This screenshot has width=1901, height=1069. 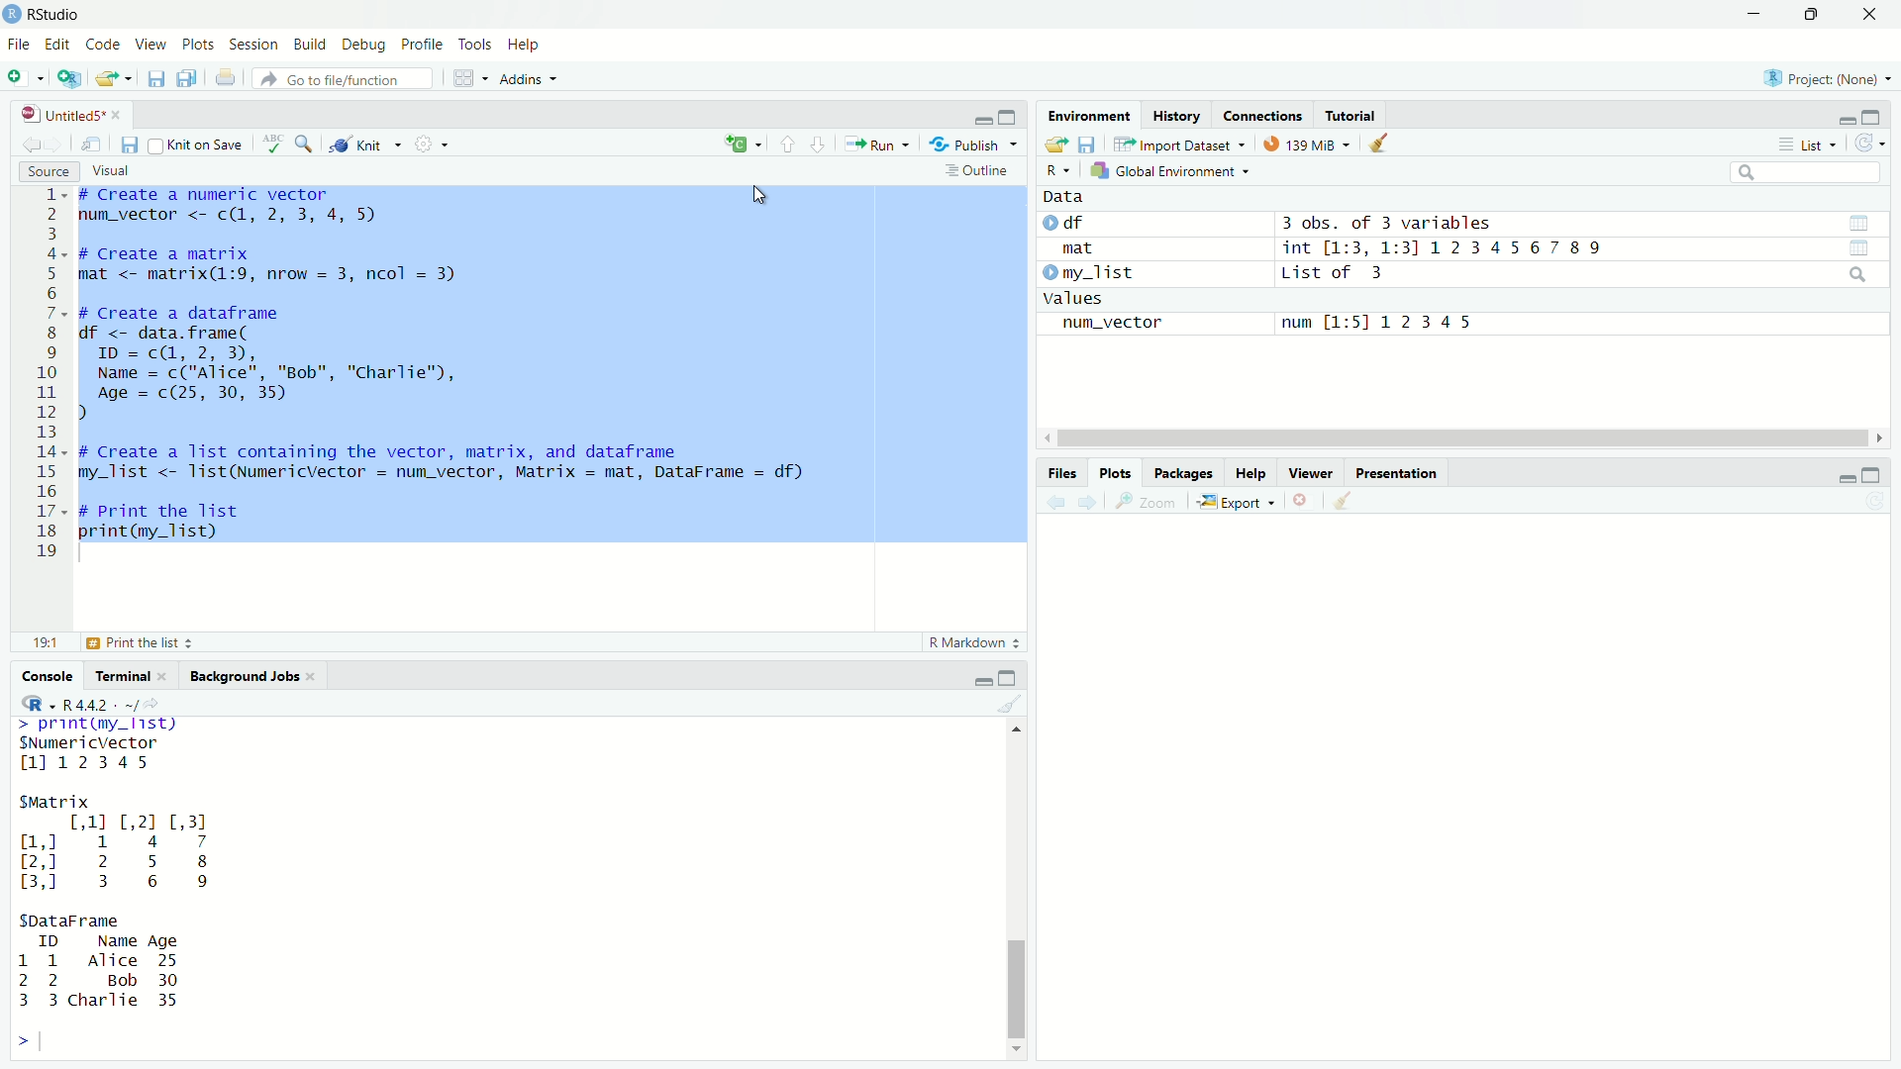 What do you see at coordinates (1184, 474) in the screenshot?
I see `Packages` at bounding box center [1184, 474].